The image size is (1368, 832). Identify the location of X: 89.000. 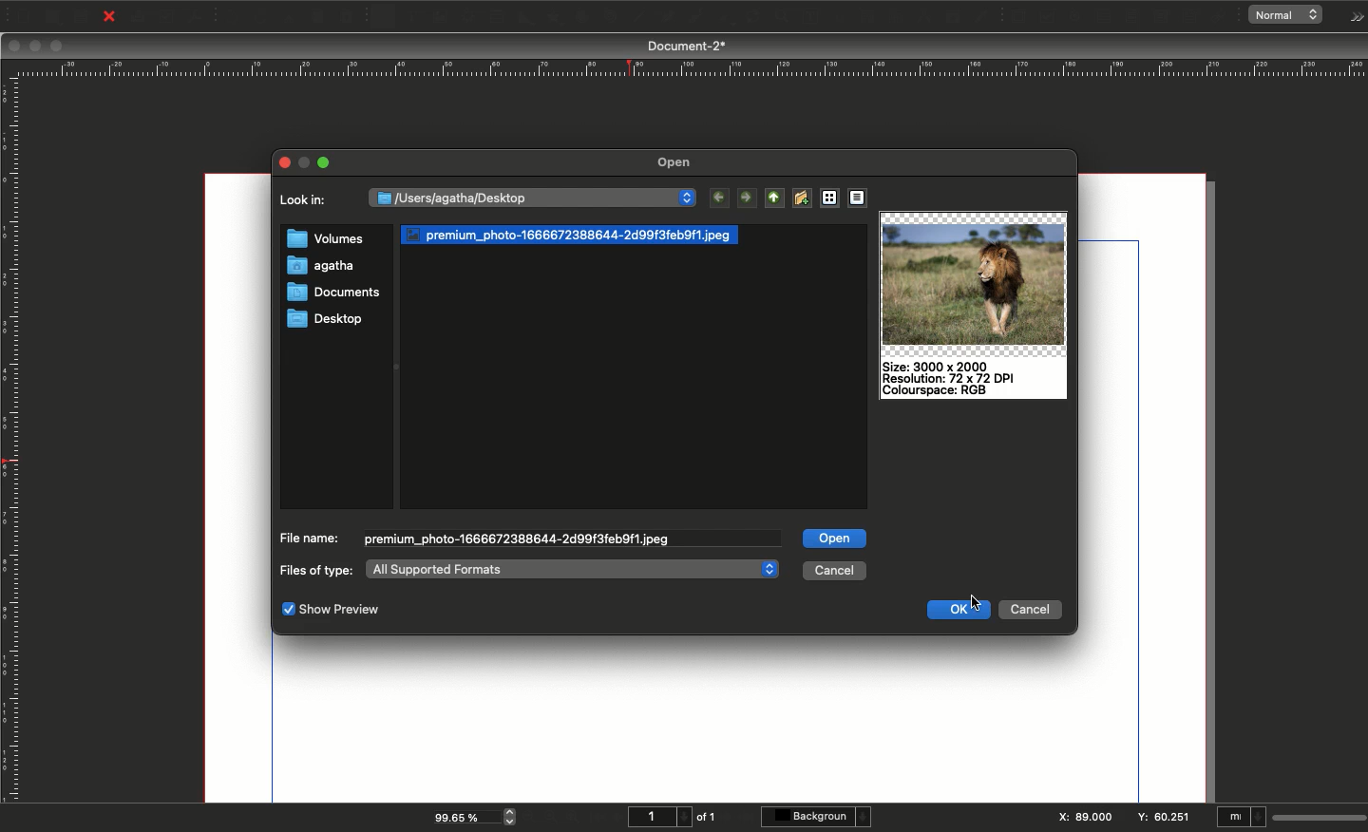
(1083, 818).